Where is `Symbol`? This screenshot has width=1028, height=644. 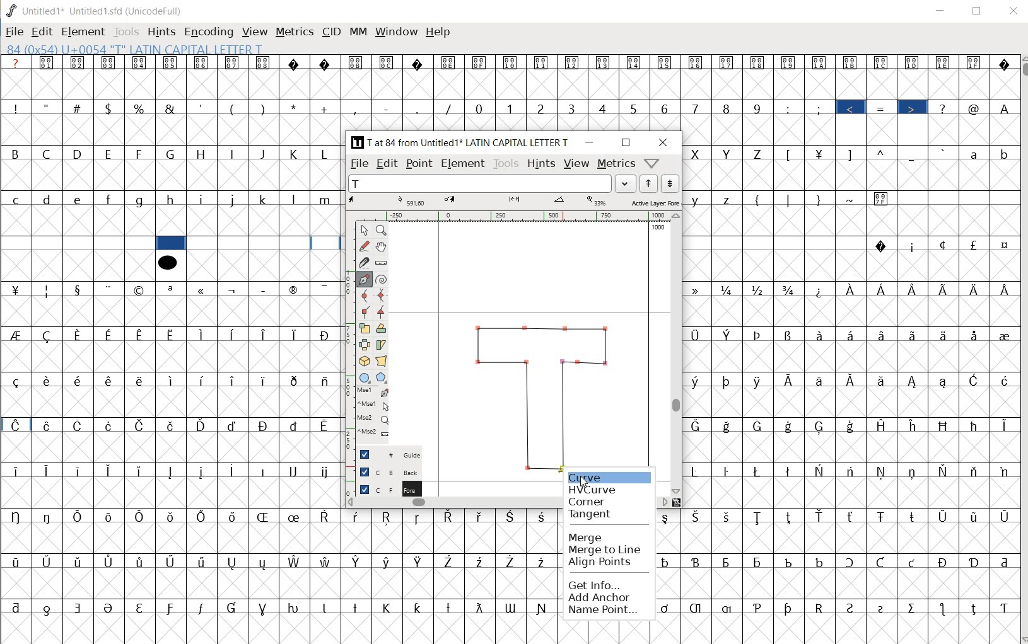
Symbol is located at coordinates (482, 515).